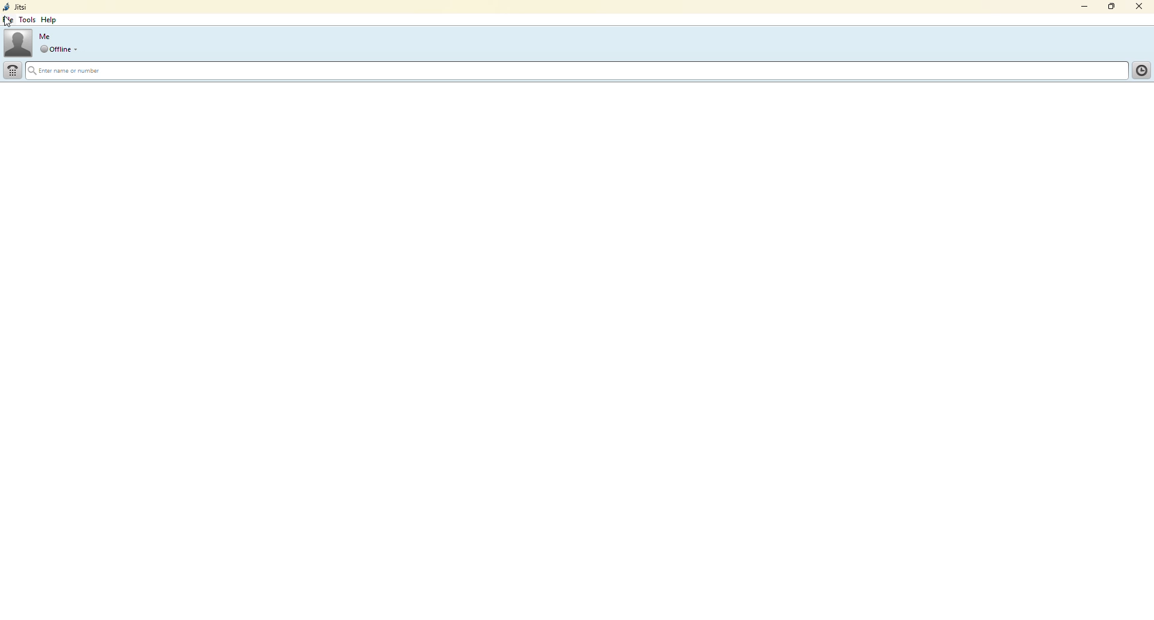 This screenshot has height=620, width=1154. I want to click on jitsi, so click(15, 7).